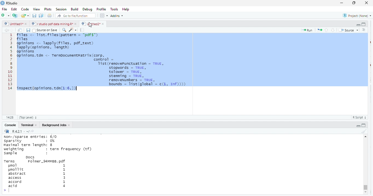  What do you see at coordinates (74, 15) in the screenshot?
I see `go to file /function` at bounding box center [74, 15].